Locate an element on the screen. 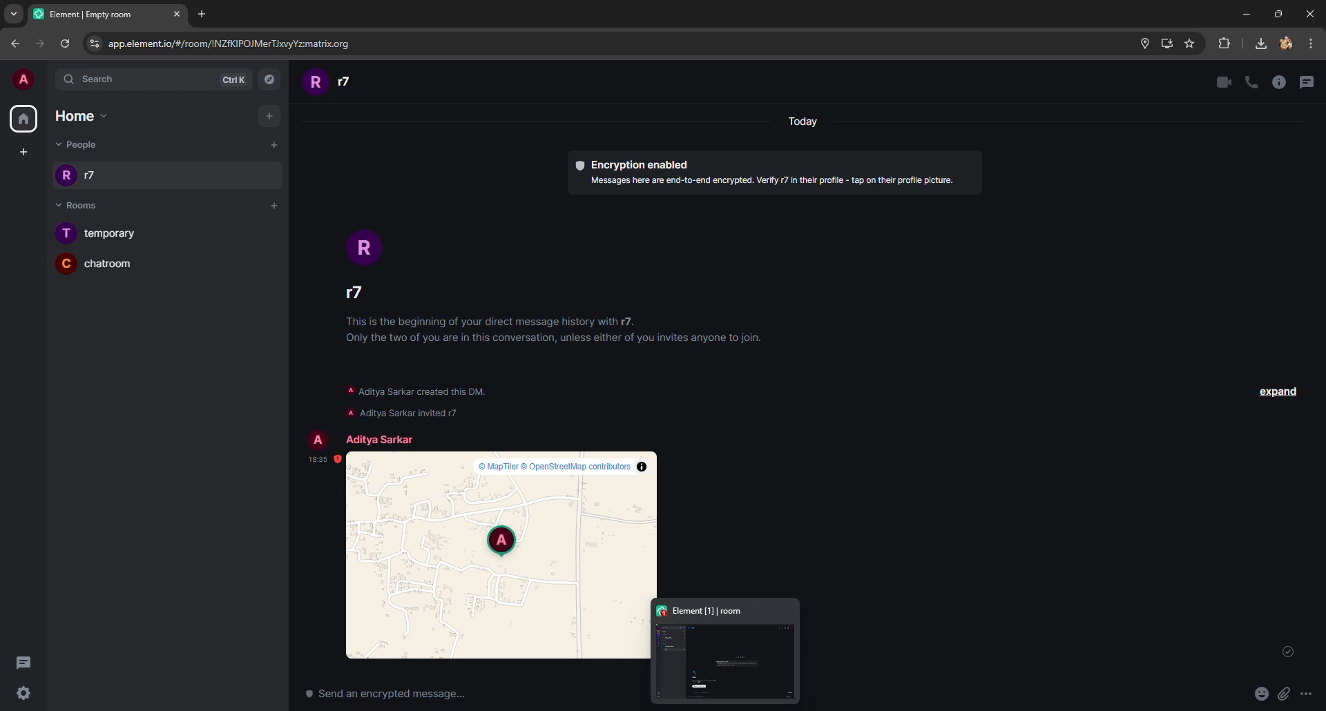  maximize is located at coordinates (1278, 12).